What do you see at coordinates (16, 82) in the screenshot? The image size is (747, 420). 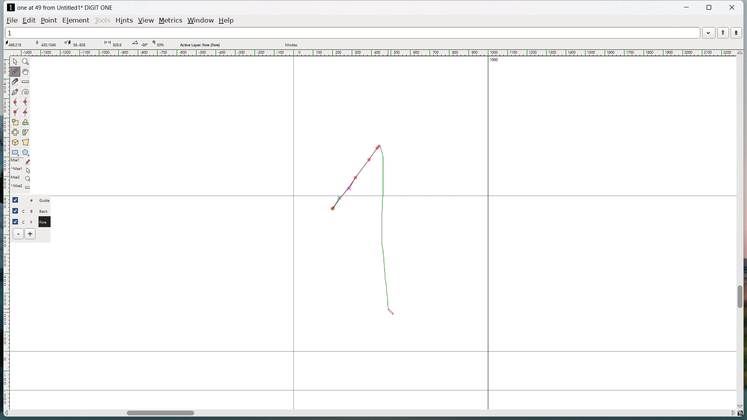 I see `cut splines in two` at bounding box center [16, 82].